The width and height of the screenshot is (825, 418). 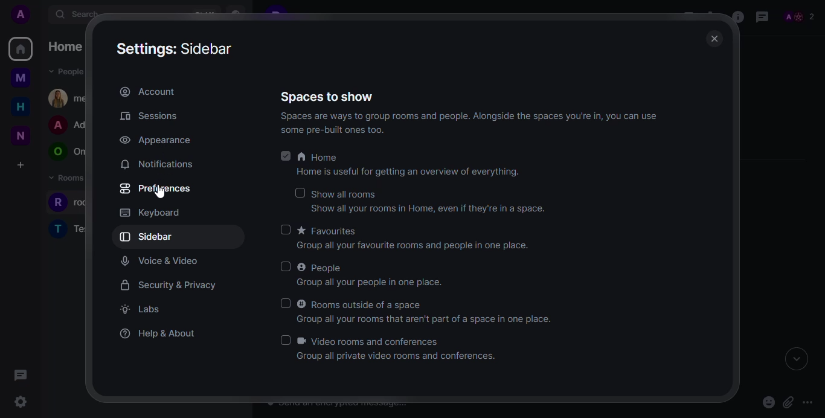 I want to click on rooms outside of a spce, so click(x=362, y=303).